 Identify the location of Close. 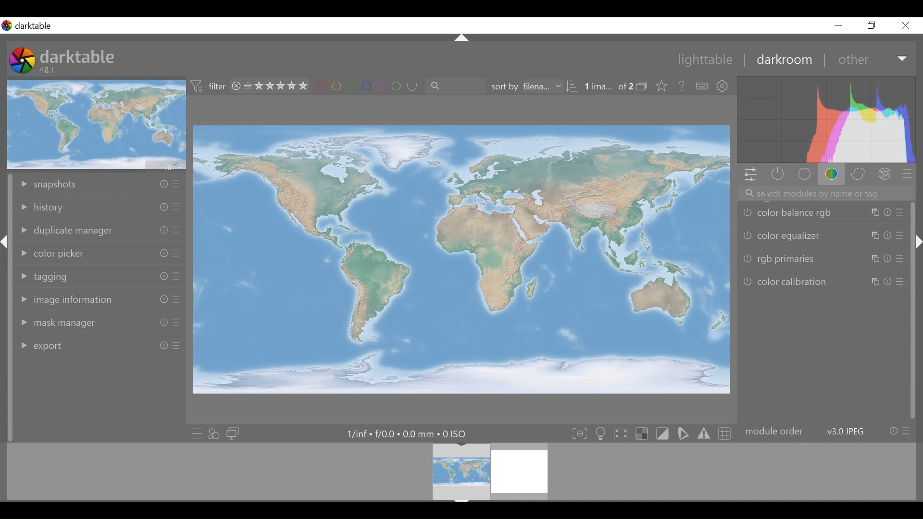
(905, 25).